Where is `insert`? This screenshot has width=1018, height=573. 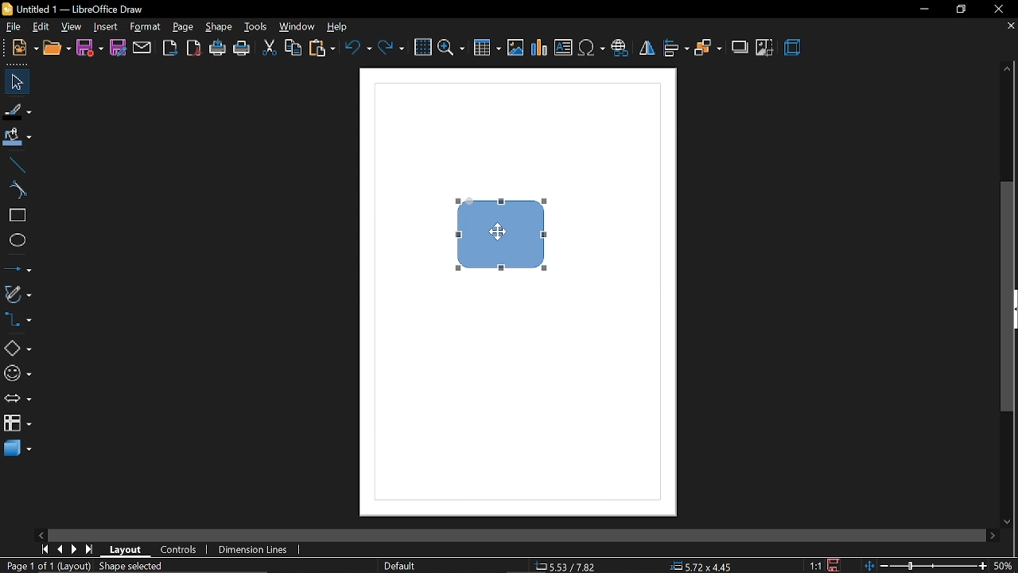 insert is located at coordinates (106, 28).